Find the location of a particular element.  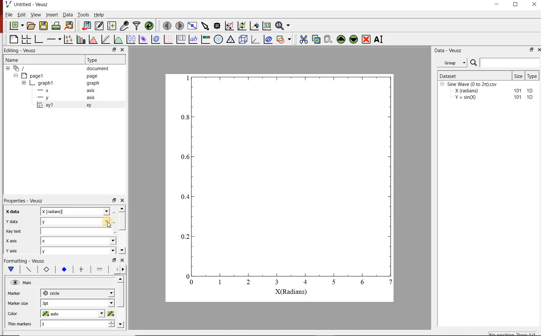

zoom functions menu is located at coordinates (283, 25).